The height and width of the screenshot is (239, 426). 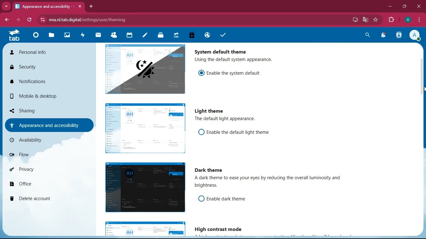 I want to click on image, so click(x=144, y=129).